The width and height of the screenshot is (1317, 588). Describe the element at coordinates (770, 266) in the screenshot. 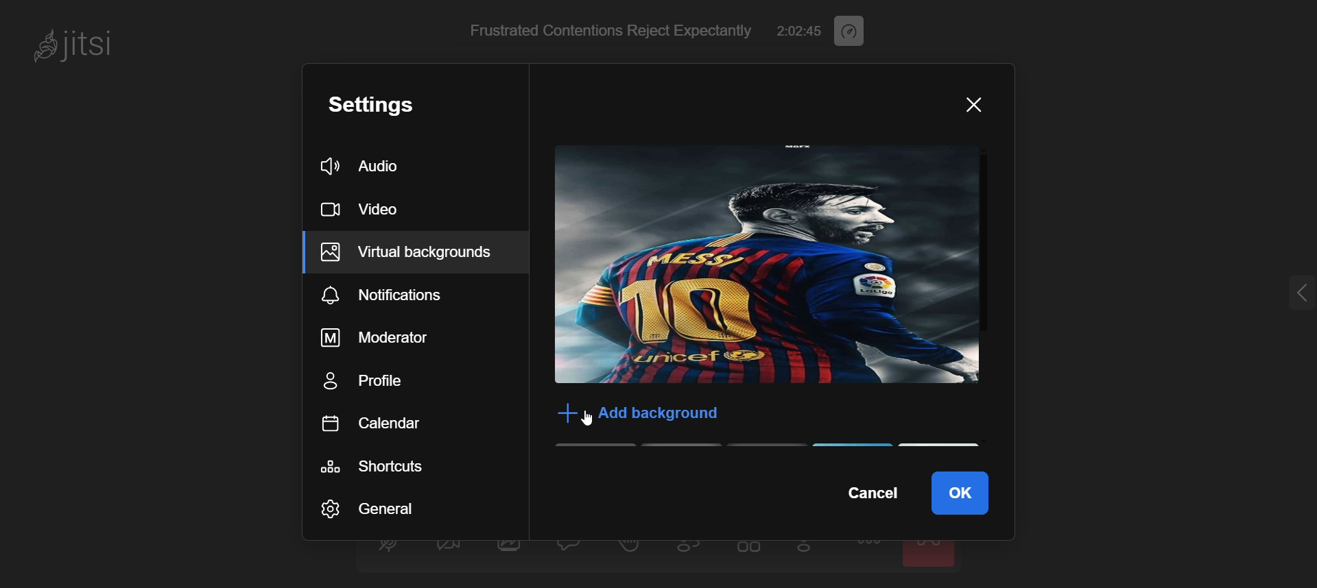

I see `current virtual background` at that location.